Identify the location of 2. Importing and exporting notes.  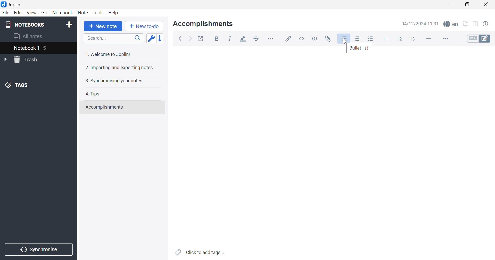
(120, 68).